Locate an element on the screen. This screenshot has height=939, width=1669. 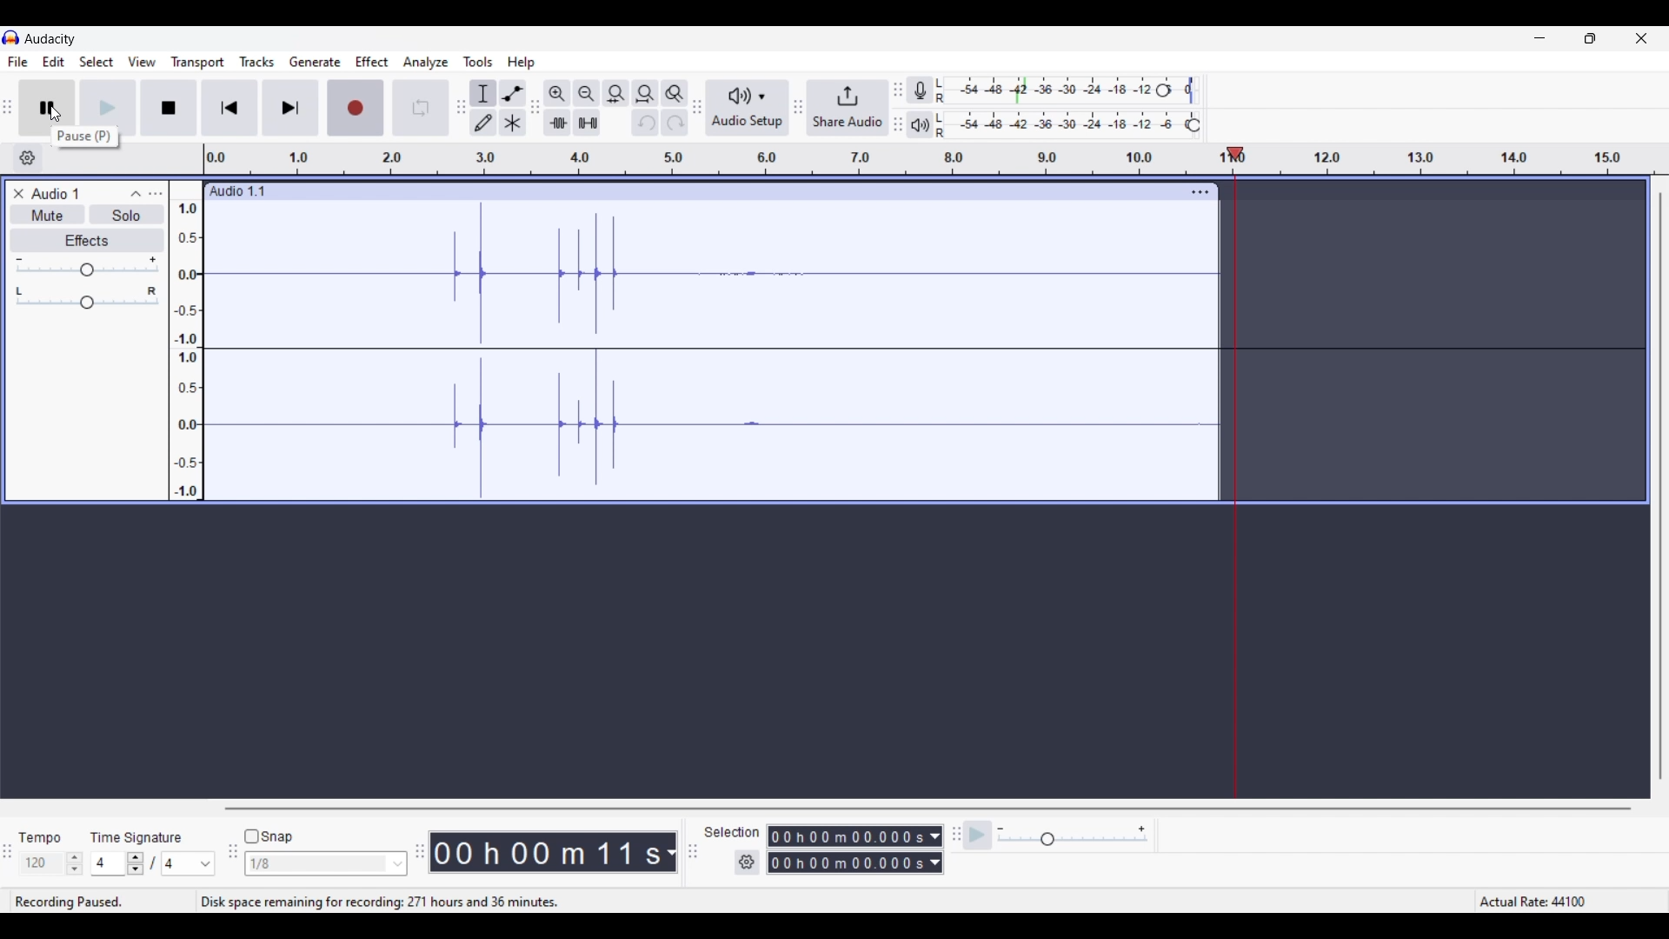
Current status of recording is located at coordinates (72, 902).